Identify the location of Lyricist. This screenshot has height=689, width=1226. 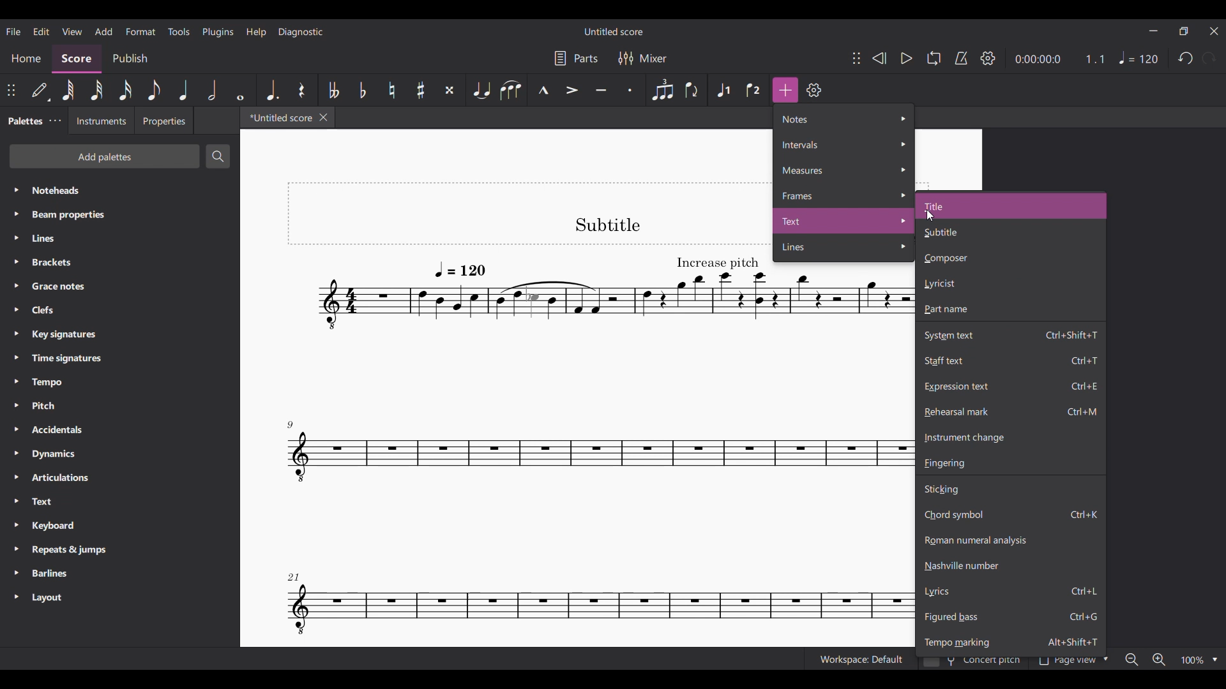
(1010, 283).